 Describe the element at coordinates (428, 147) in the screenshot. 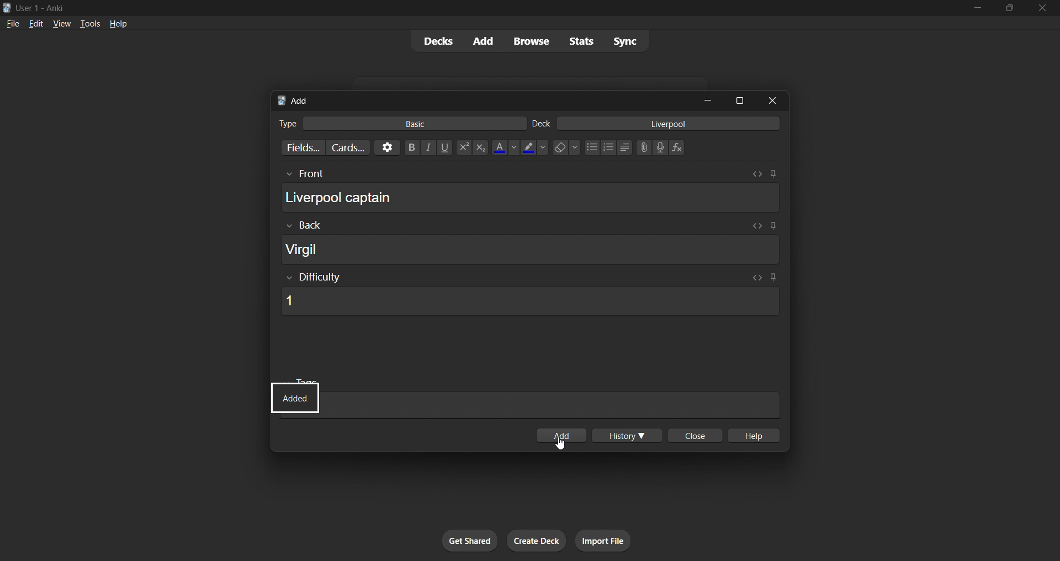

I see `Italics` at that location.